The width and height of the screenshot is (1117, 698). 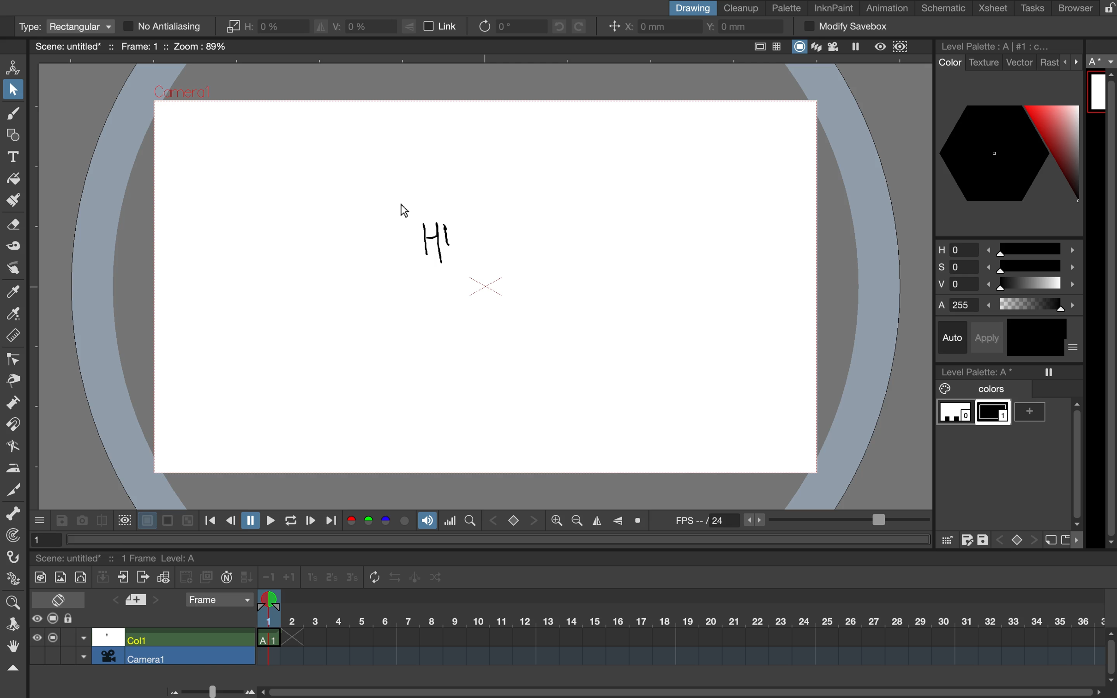 What do you see at coordinates (777, 48) in the screenshot?
I see `field guide` at bounding box center [777, 48].